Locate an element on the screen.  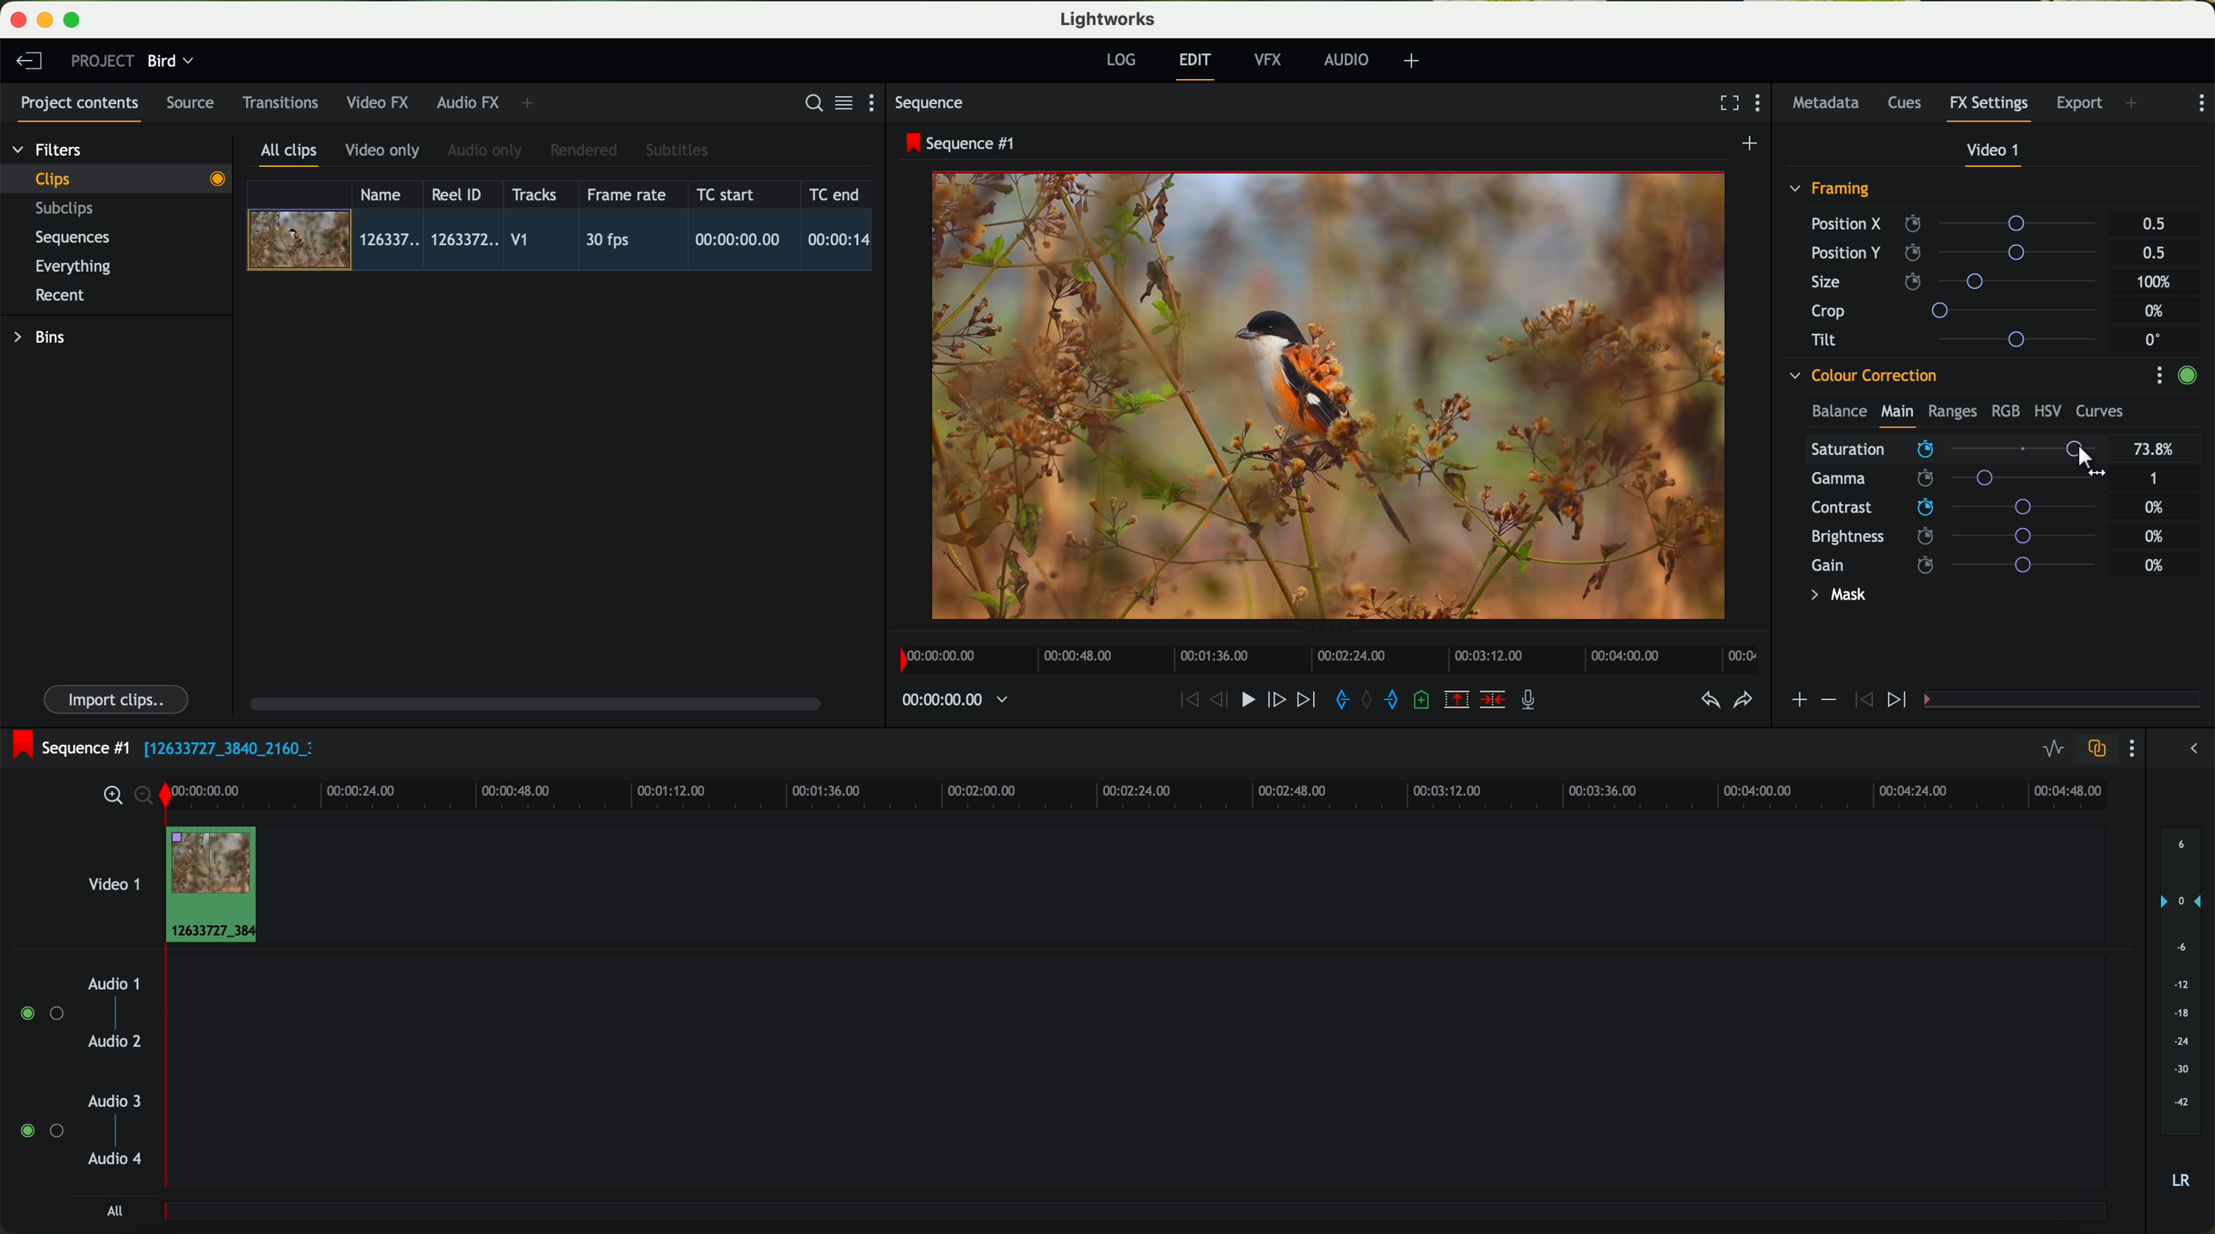
minimize program is located at coordinates (48, 21).